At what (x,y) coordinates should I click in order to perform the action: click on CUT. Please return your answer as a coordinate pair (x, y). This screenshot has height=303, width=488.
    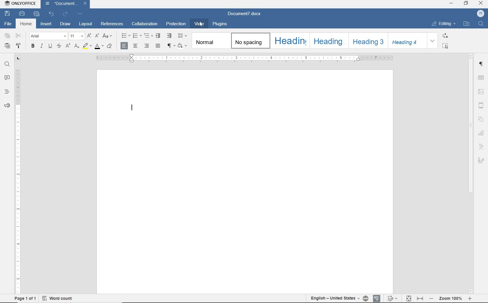
    Looking at the image, I should click on (19, 36).